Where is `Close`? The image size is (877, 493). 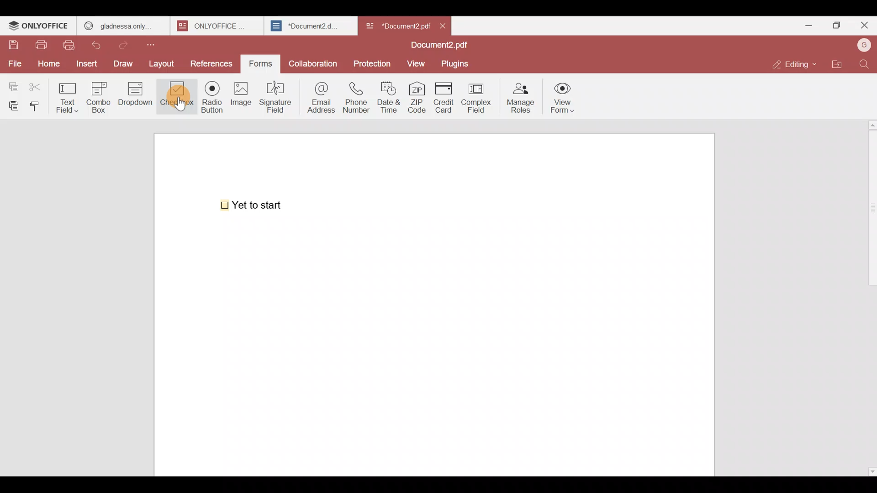 Close is located at coordinates (864, 27).